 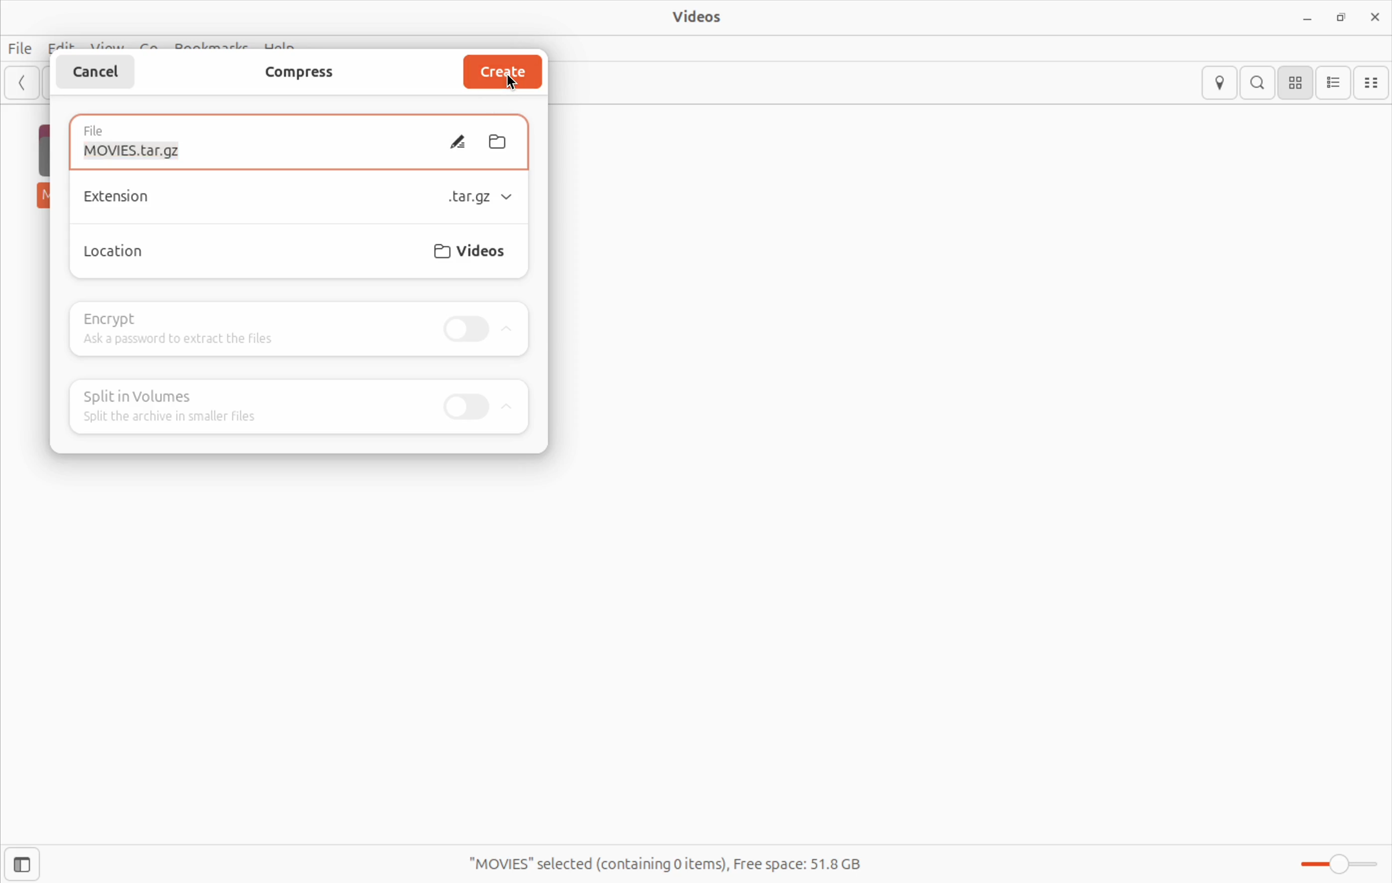 What do you see at coordinates (97, 72) in the screenshot?
I see `cancel` at bounding box center [97, 72].